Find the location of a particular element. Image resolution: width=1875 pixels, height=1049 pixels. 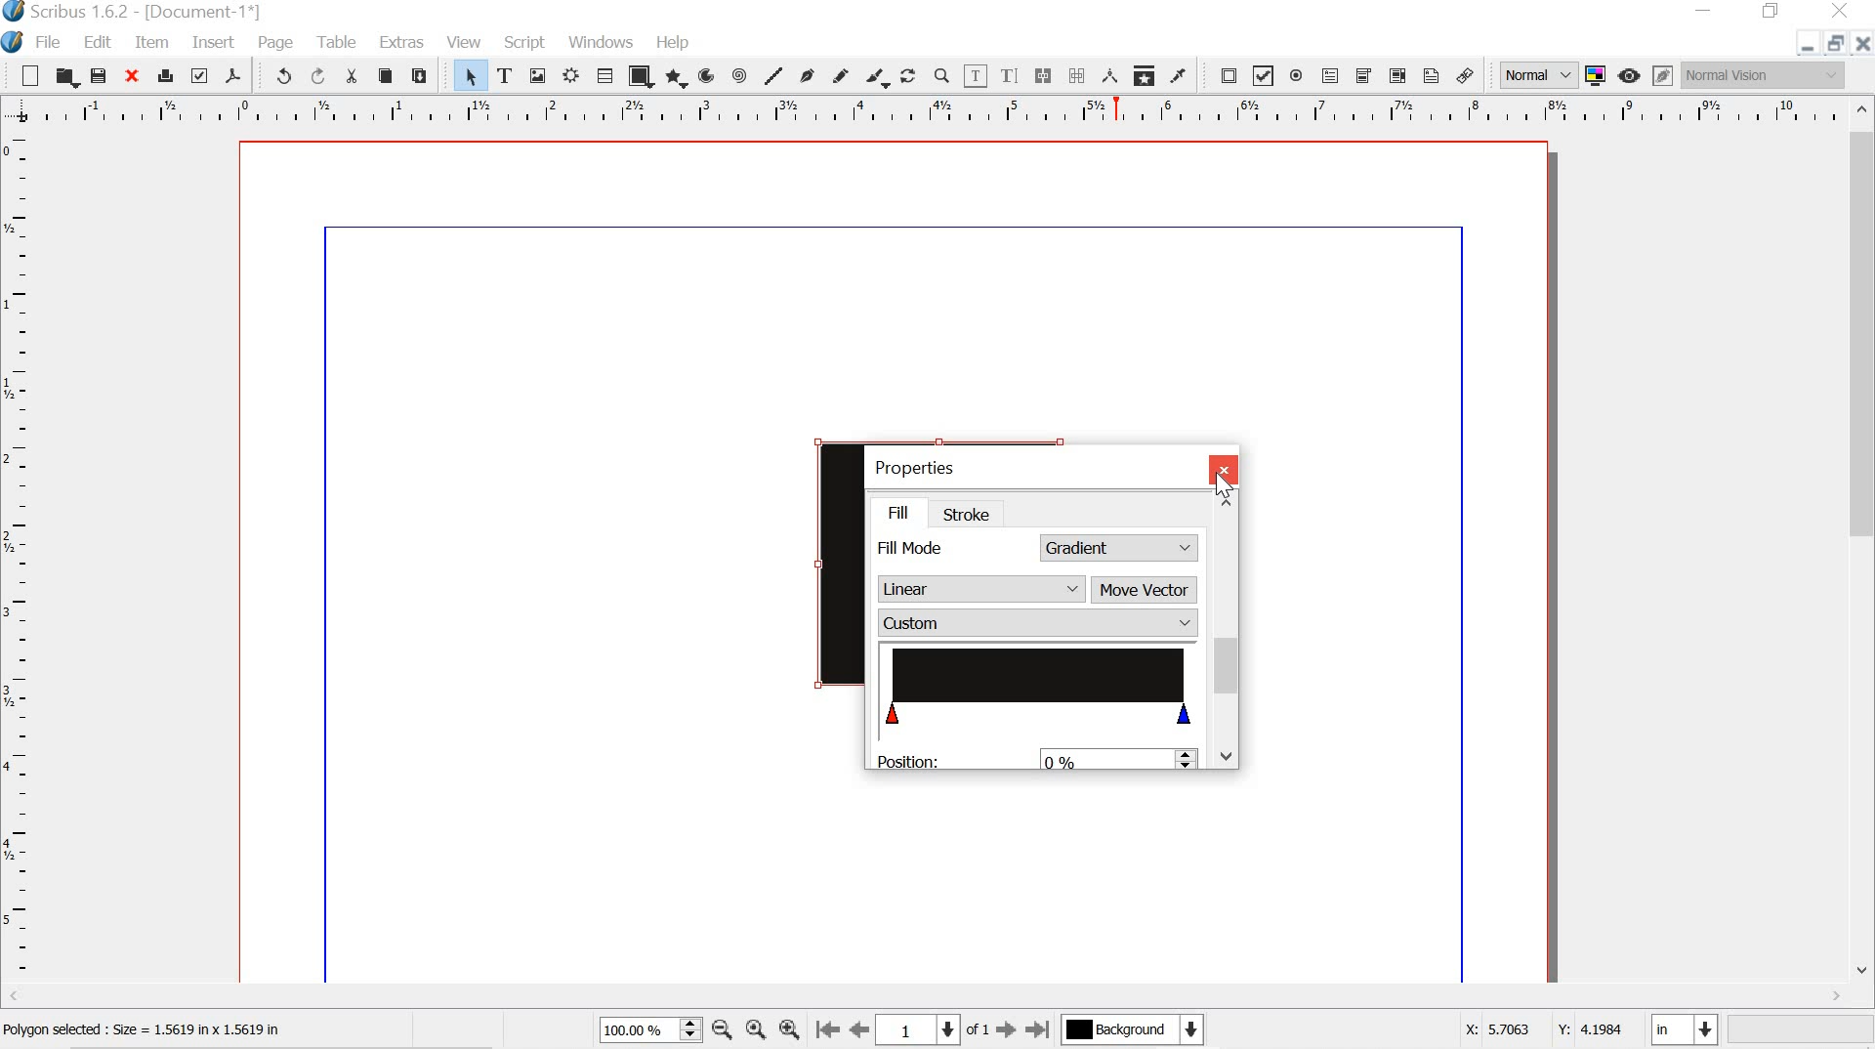

freehand line is located at coordinates (840, 74).